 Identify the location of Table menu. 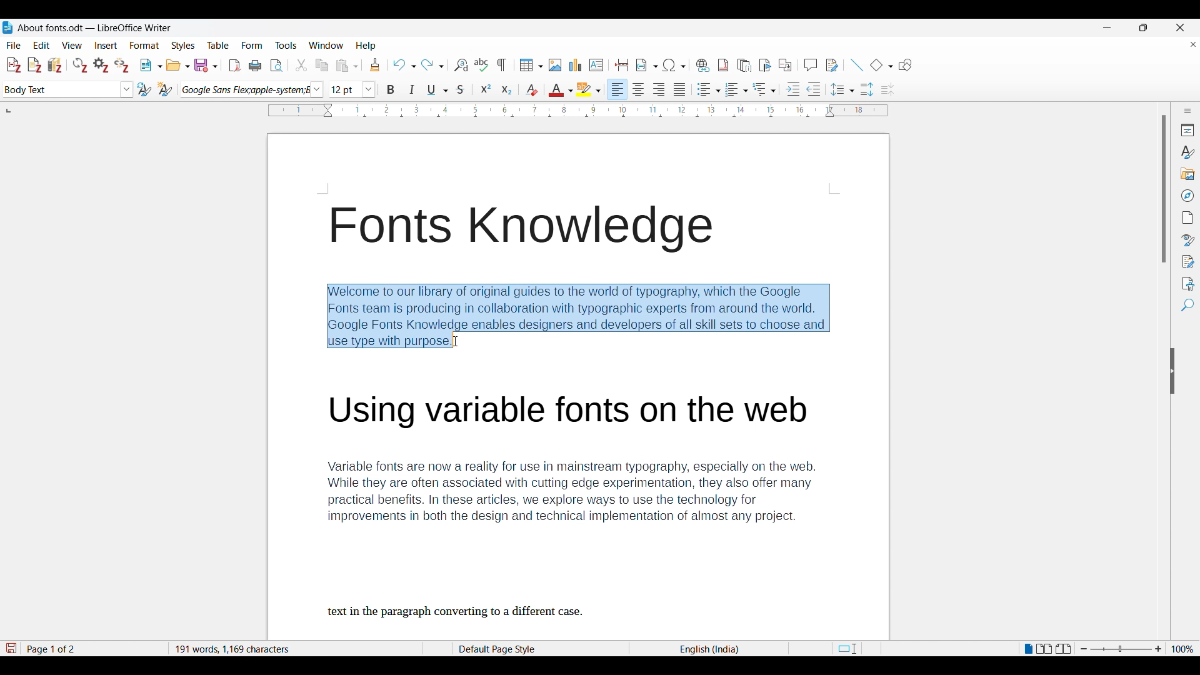
(218, 46).